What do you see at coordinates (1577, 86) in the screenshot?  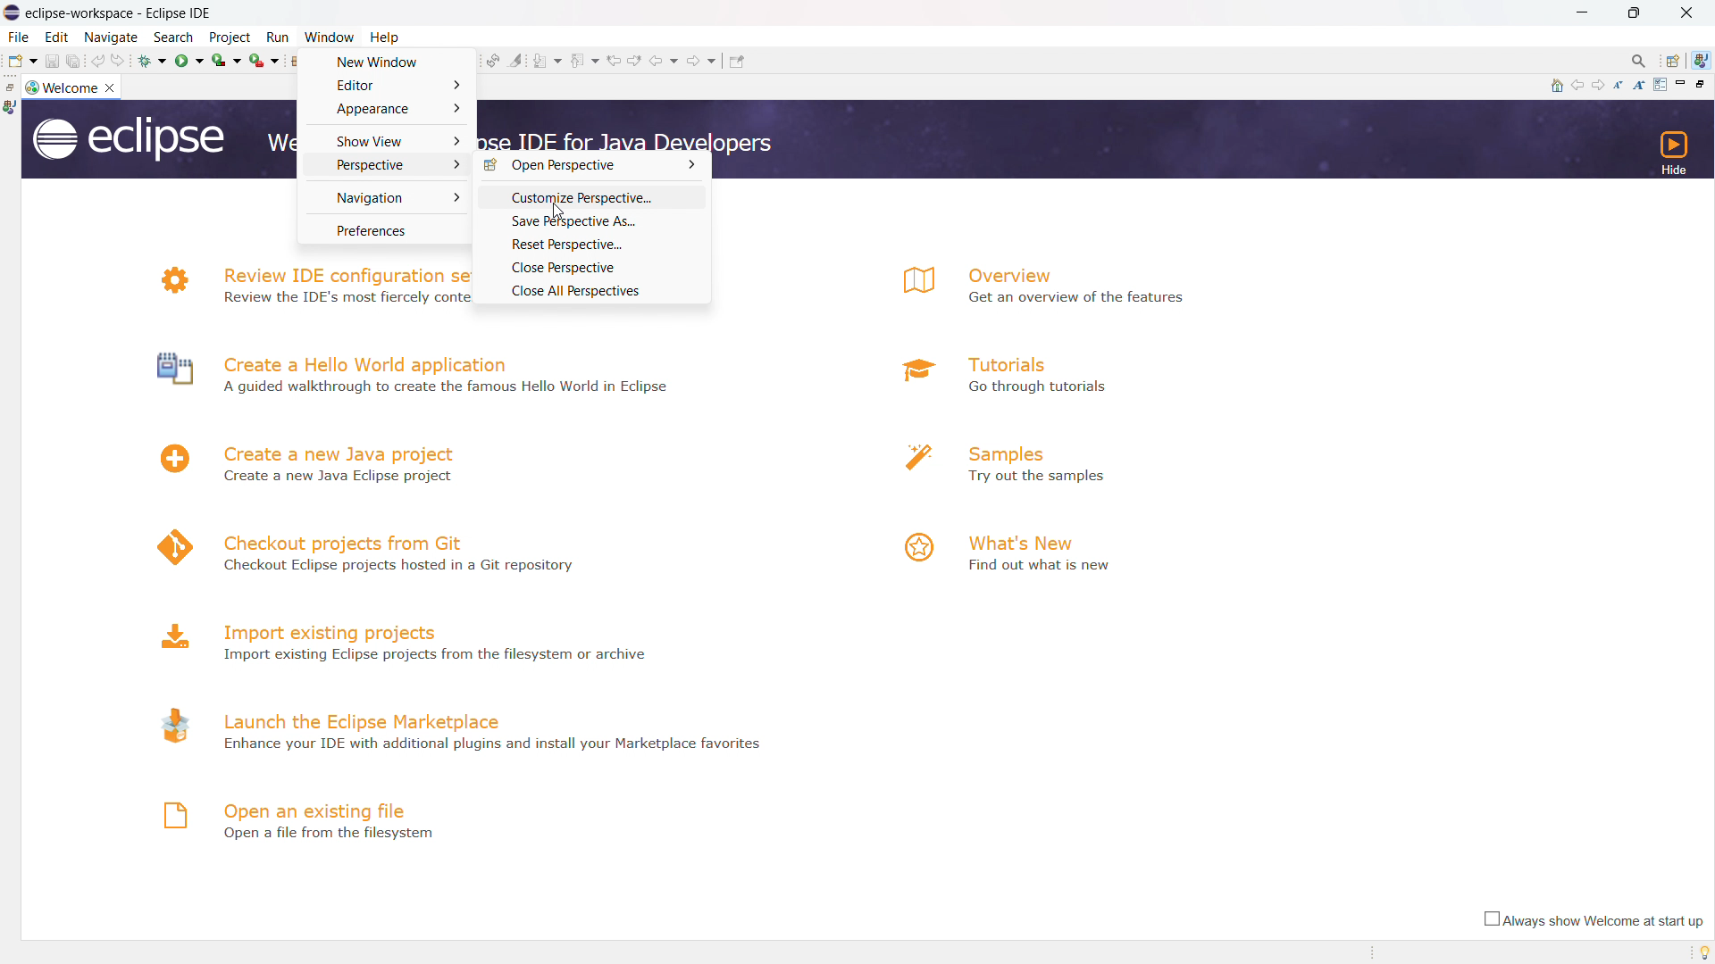 I see `navigate to previous topic` at bounding box center [1577, 86].